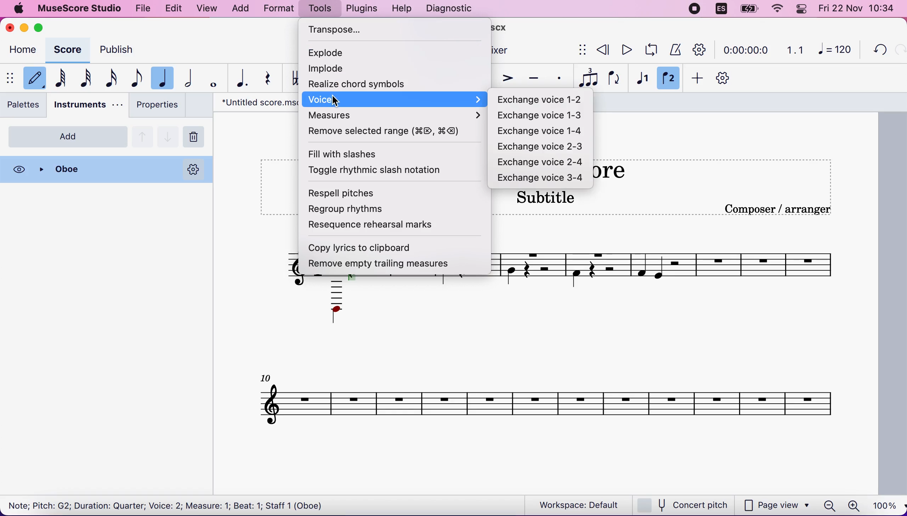 Image resolution: width=907 pixels, height=516 pixels. Describe the element at coordinates (389, 133) in the screenshot. I see `remove selected range` at that location.